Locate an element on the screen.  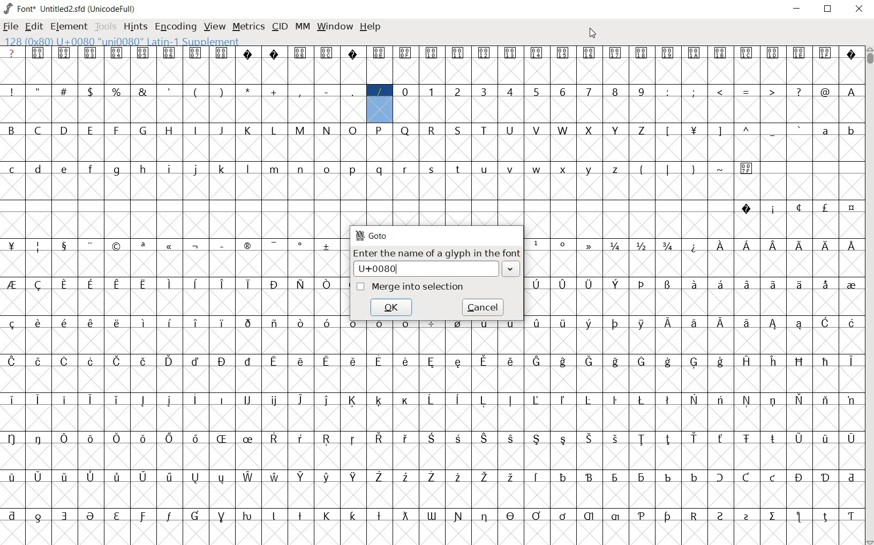
glyph is located at coordinates (852, 92).